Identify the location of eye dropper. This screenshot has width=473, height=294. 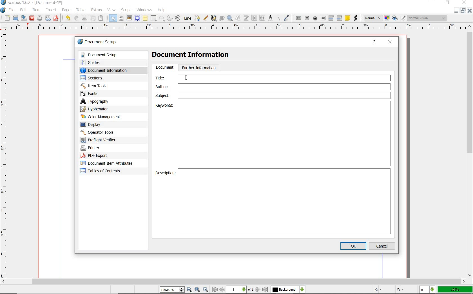
(287, 18).